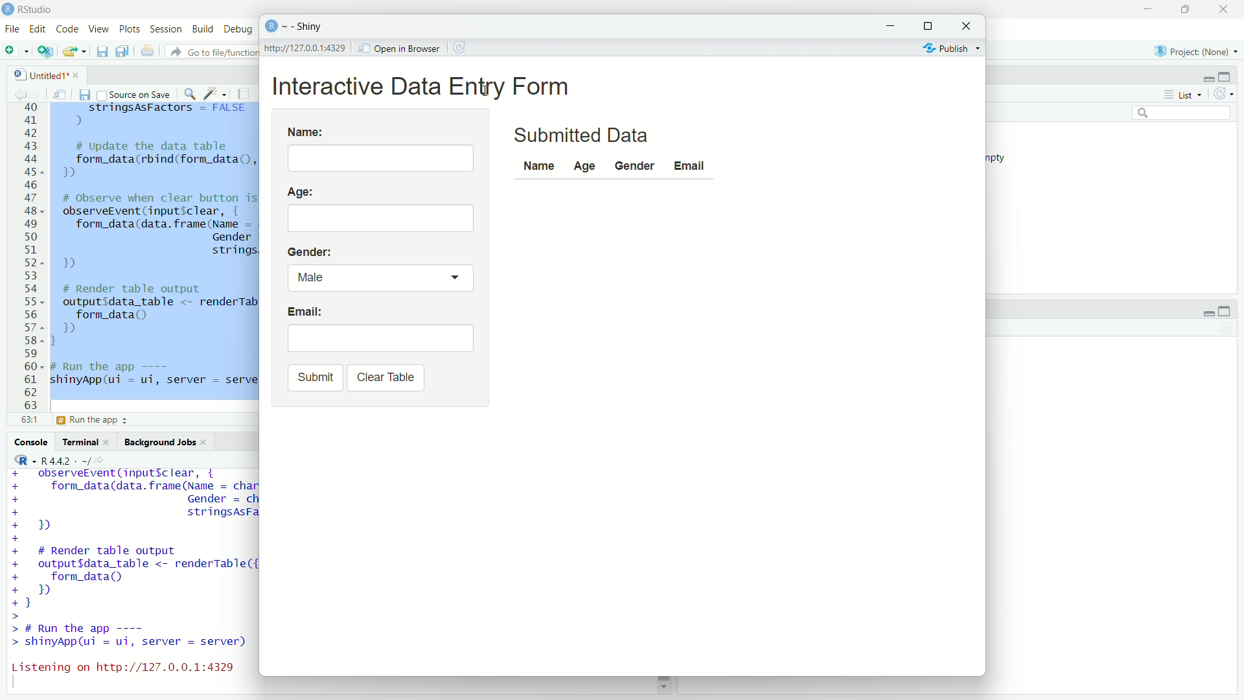 This screenshot has height=700, width=1244. I want to click on view the current working directory, so click(104, 460).